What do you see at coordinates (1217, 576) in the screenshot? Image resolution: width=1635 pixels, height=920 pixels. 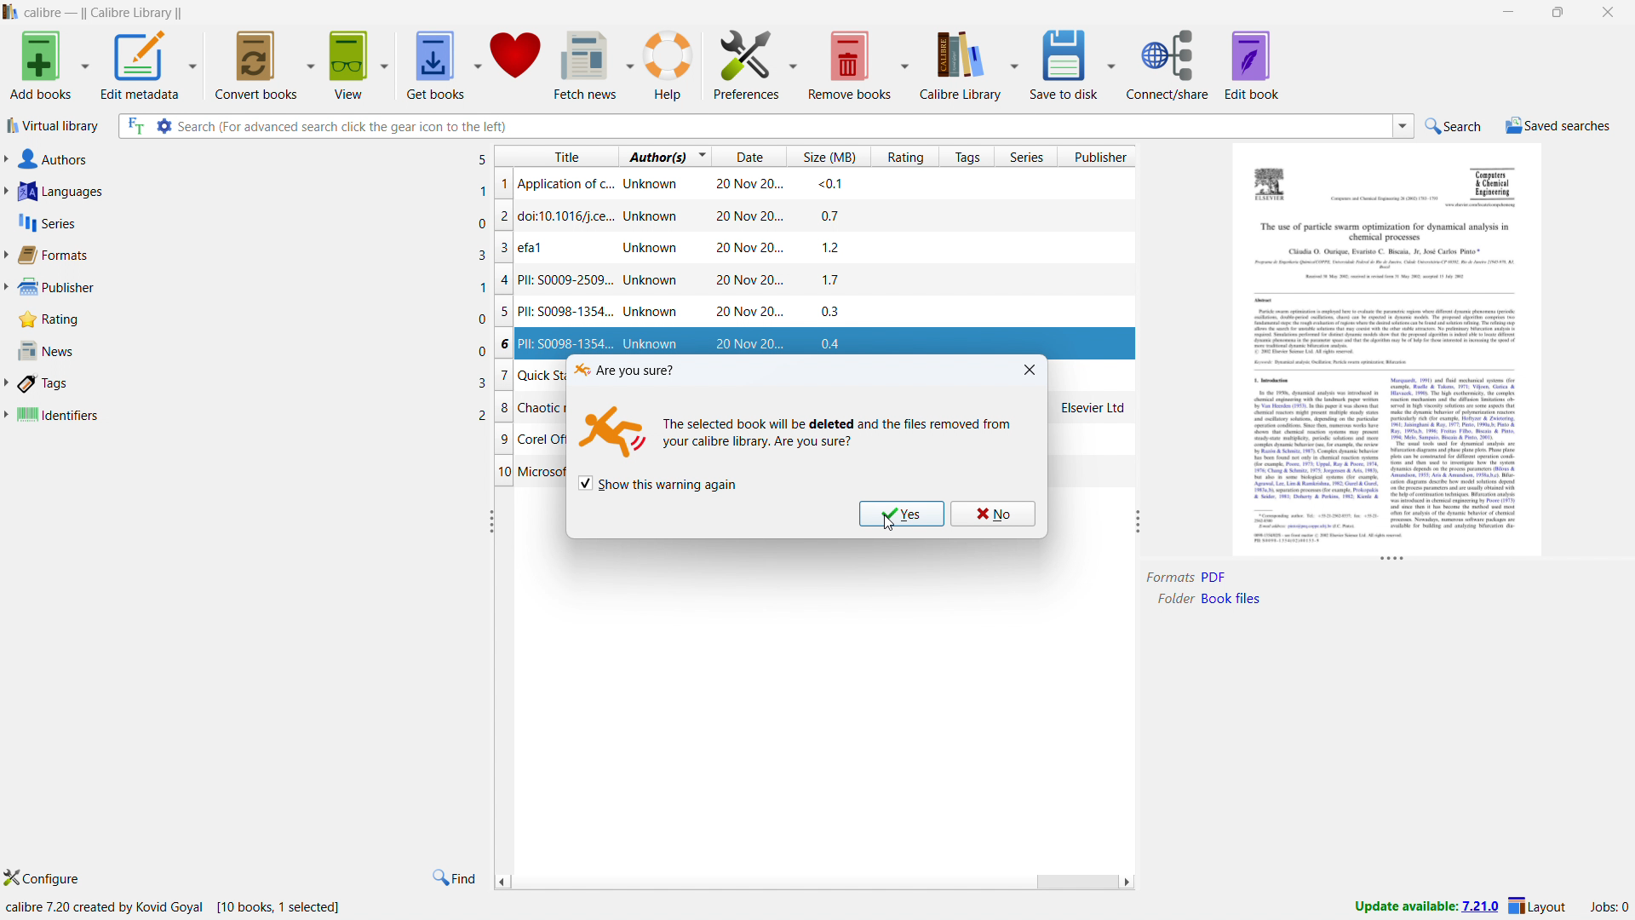 I see `` at bounding box center [1217, 576].